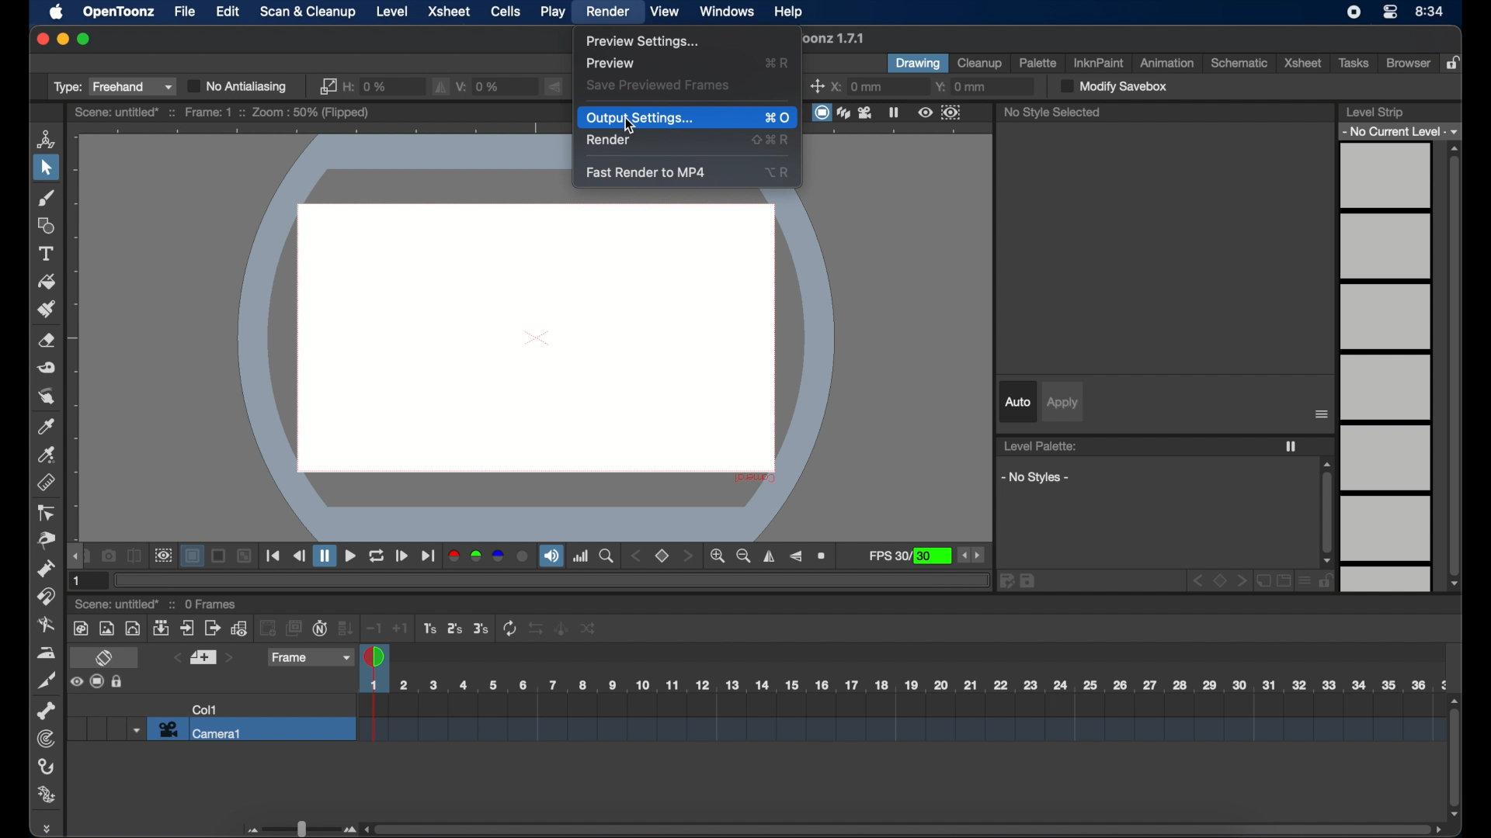 The height and width of the screenshot is (838, 1491). I want to click on preview, so click(611, 63).